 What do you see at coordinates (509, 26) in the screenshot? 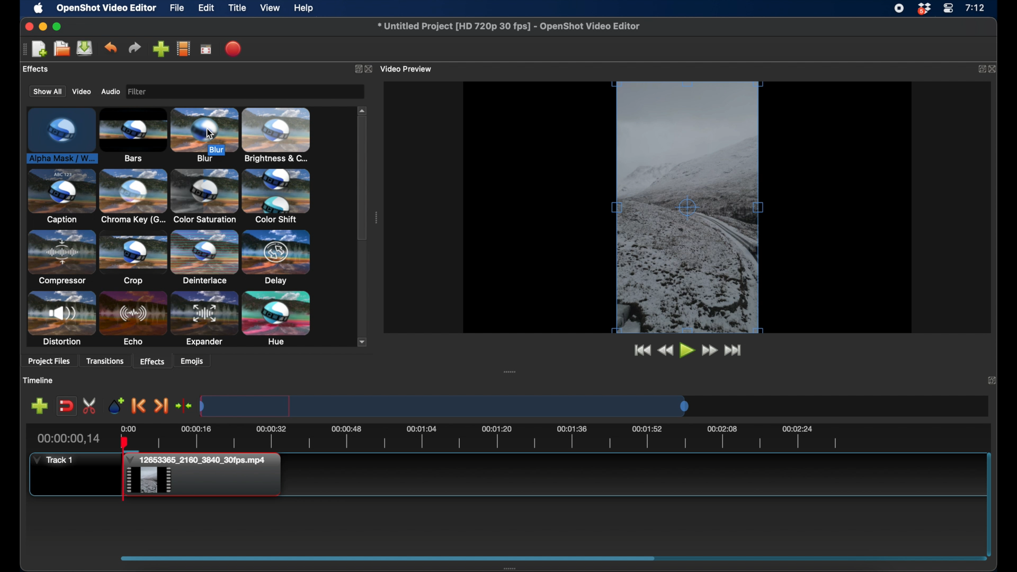
I see `file name` at bounding box center [509, 26].